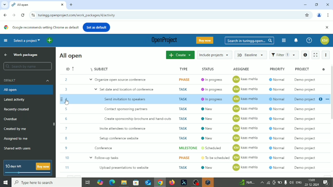  Describe the element at coordinates (246, 182) in the screenshot. I see `Sensex` at that location.